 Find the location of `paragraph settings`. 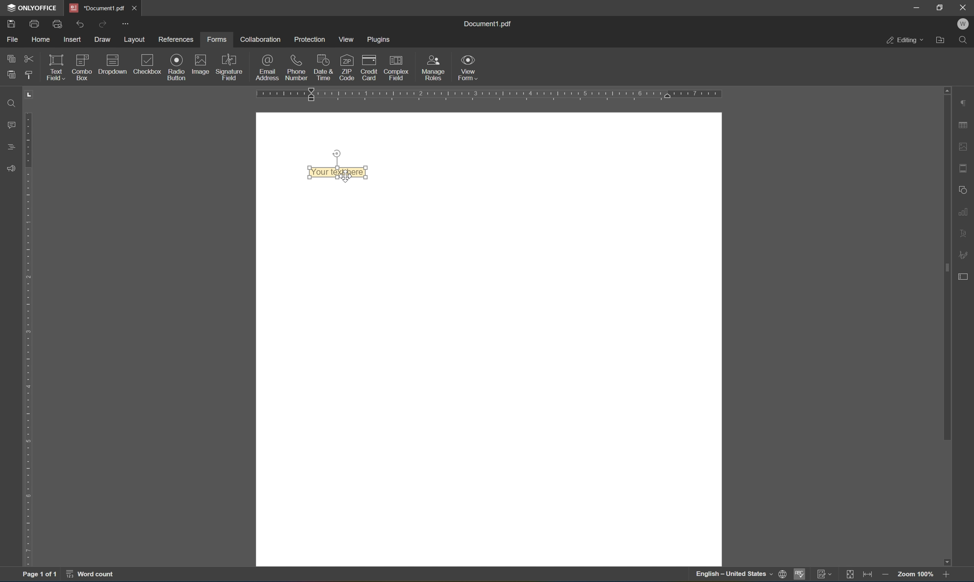

paragraph settings is located at coordinates (964, 101).